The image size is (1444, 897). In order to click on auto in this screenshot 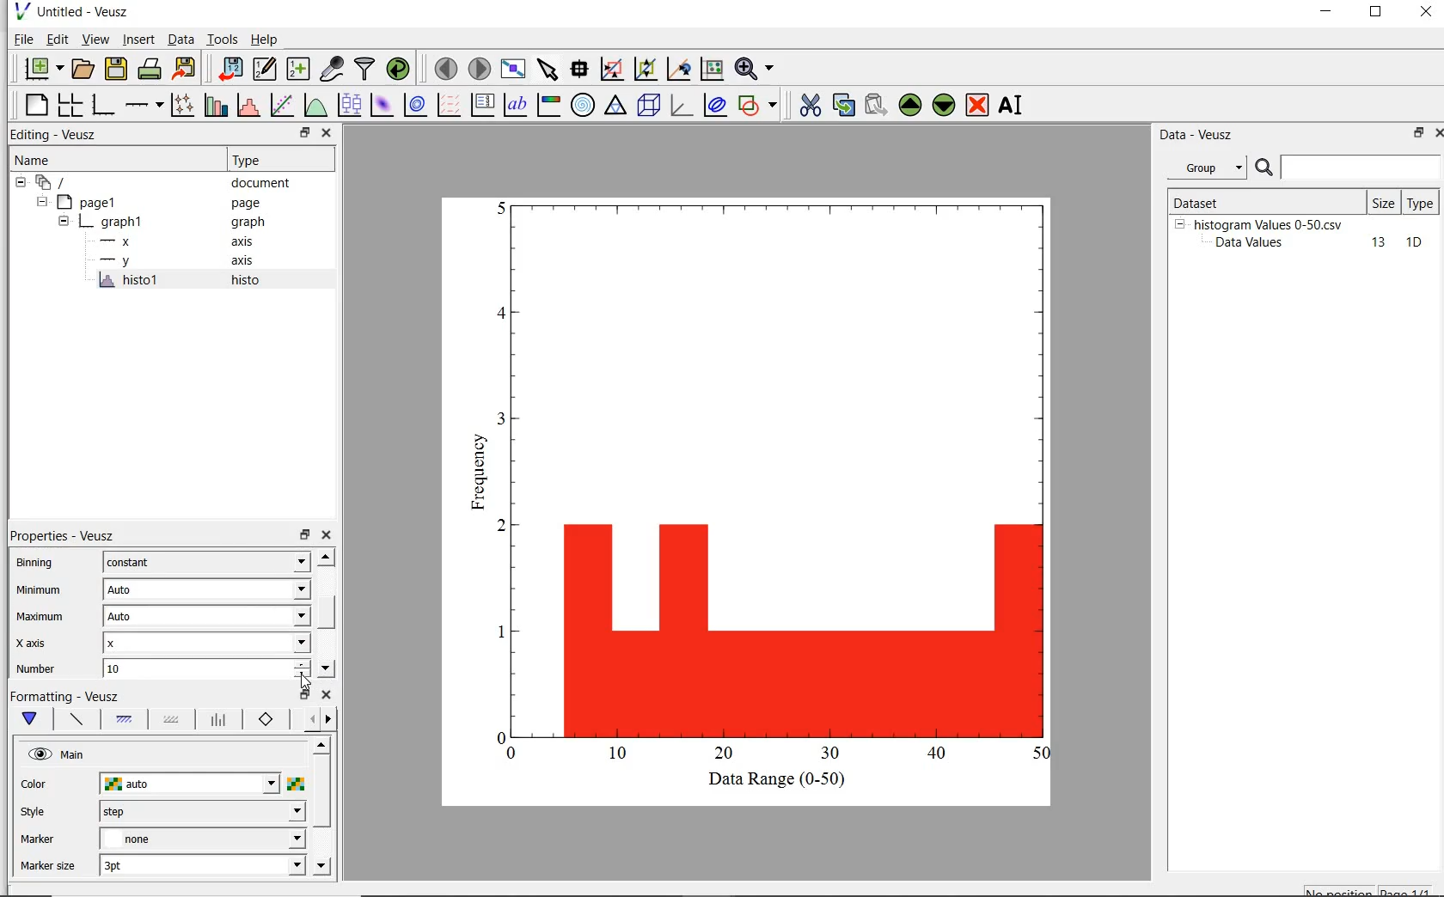, I will do `click(206, 589)`.